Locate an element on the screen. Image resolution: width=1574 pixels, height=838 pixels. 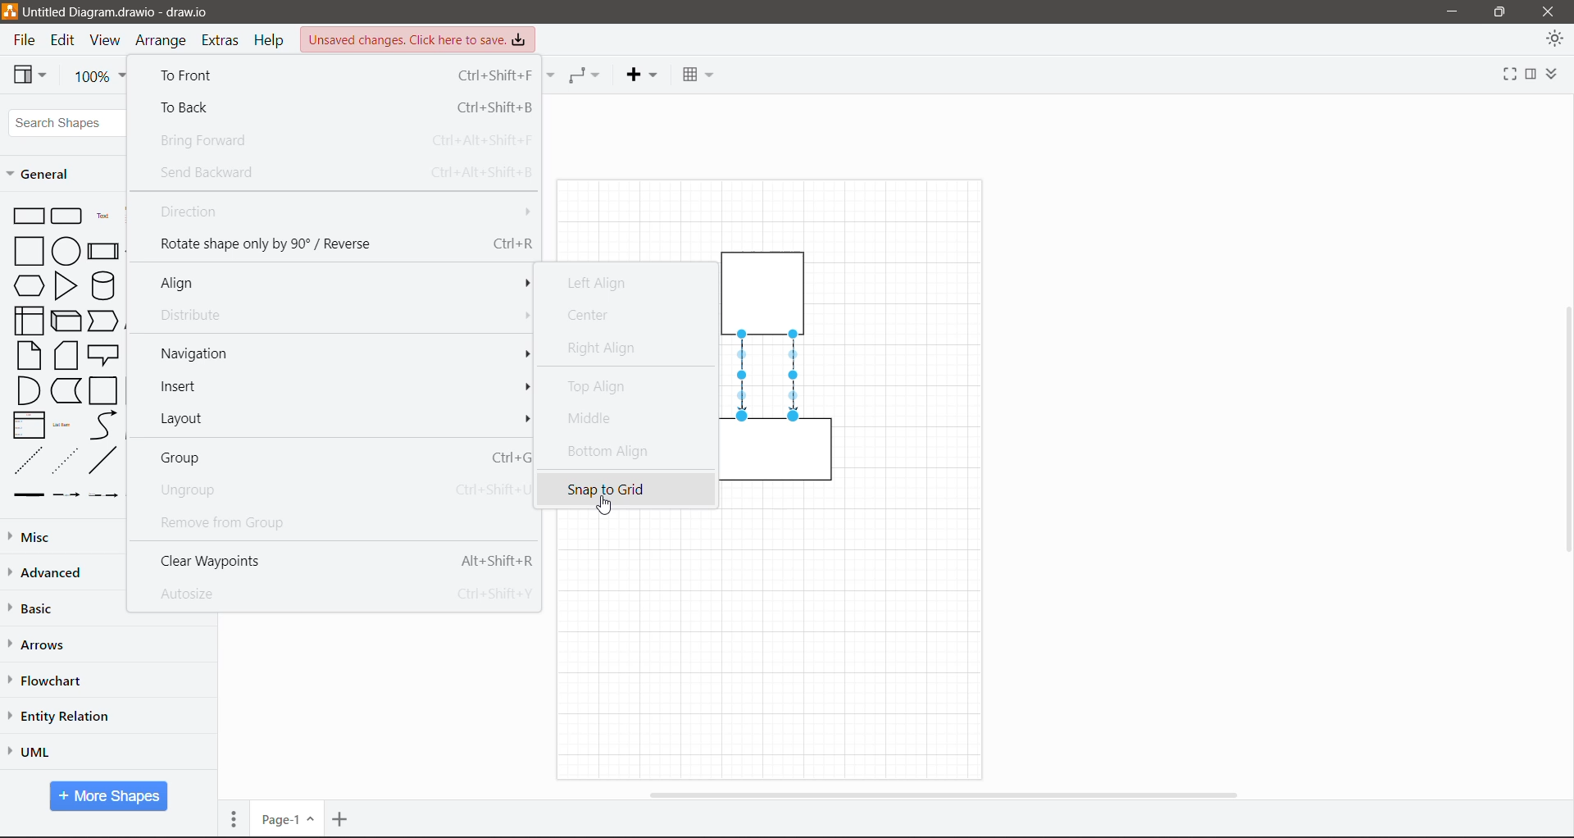
Table is located at coordinates (696, 72).